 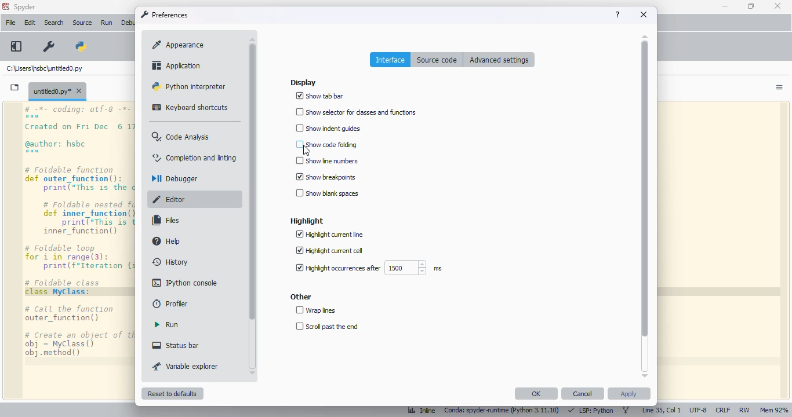 What do you see at coordinates (108, 23) in the screenshot?
I see `Run` at bounding box center [108, 23].